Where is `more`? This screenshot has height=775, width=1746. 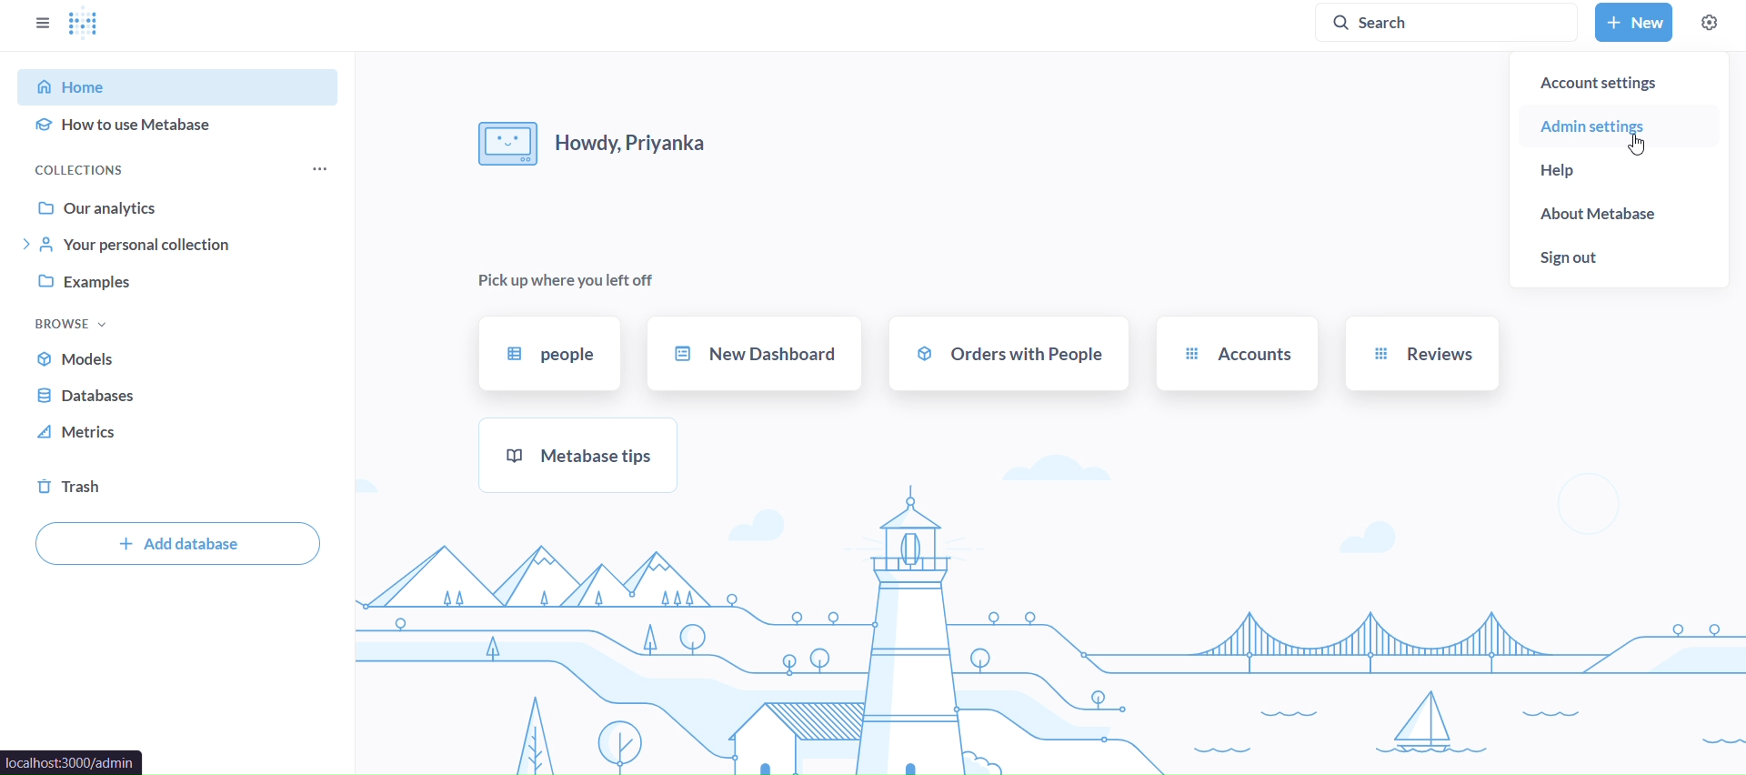 more is located at coordinates (317, 170).